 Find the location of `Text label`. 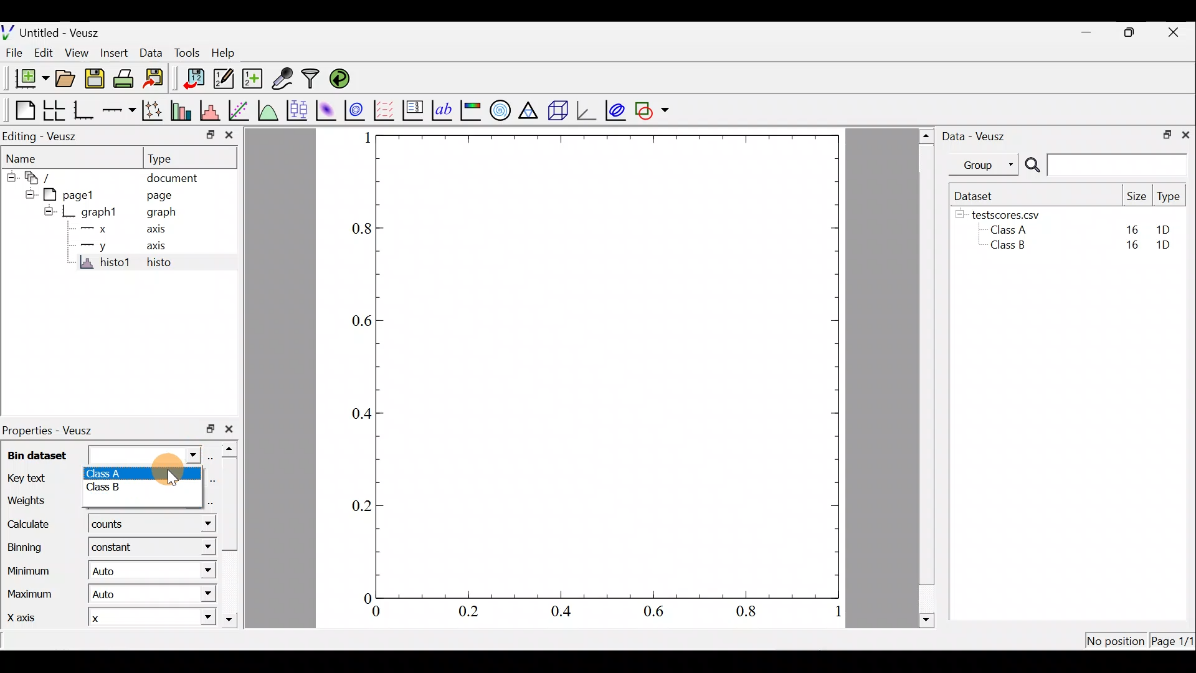

Text label is located at coordinates (440, 110).